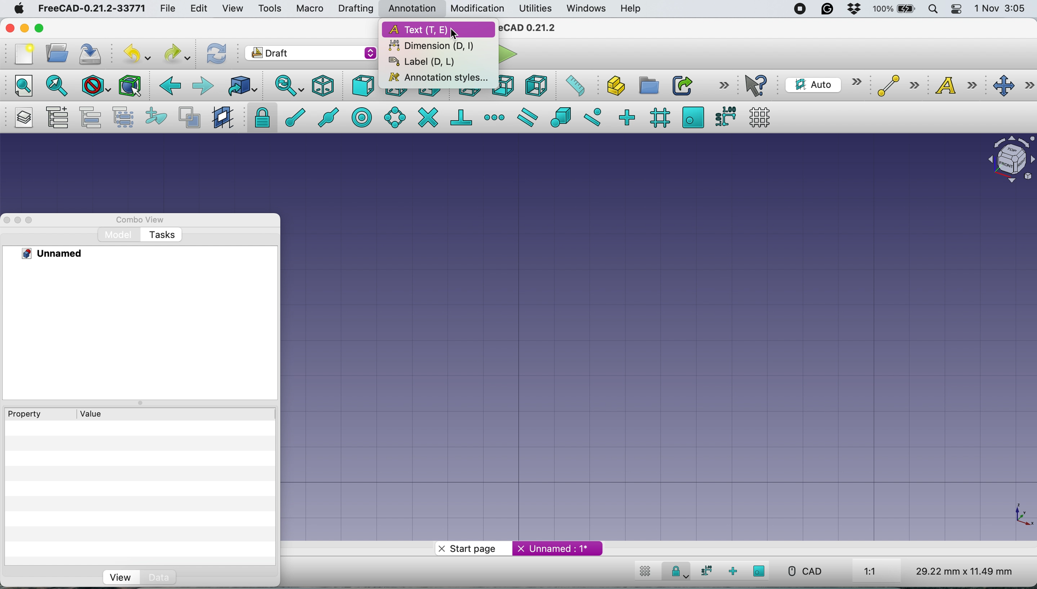 This screenshot has width=1037, height=589. Describe the element at coordinates (18, 221) in the screenshot. I see `minimise` at that location.